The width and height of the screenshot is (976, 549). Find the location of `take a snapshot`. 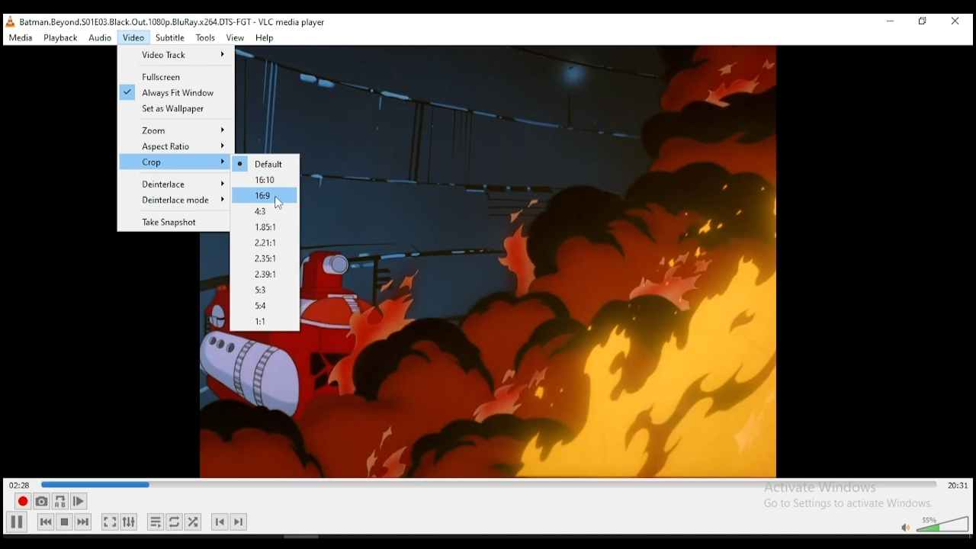

take a snapshot is located at coordinates (41, 501).